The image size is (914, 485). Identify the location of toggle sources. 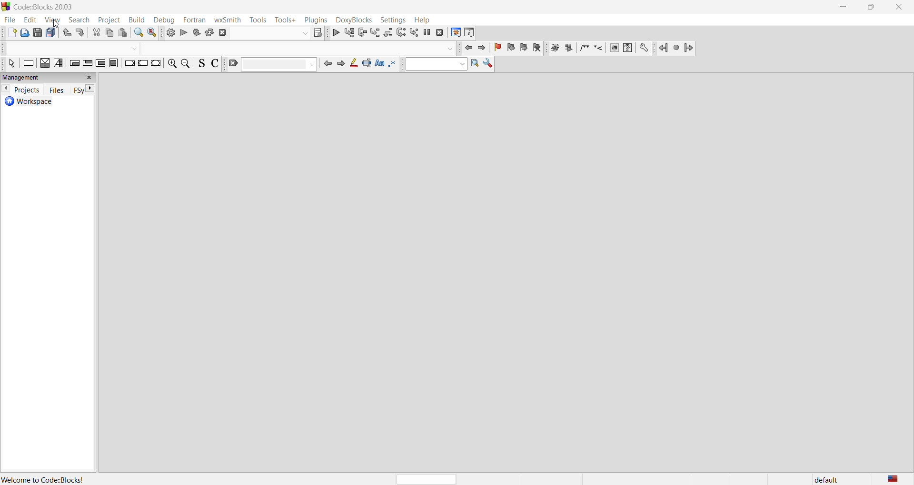
(200, 64).